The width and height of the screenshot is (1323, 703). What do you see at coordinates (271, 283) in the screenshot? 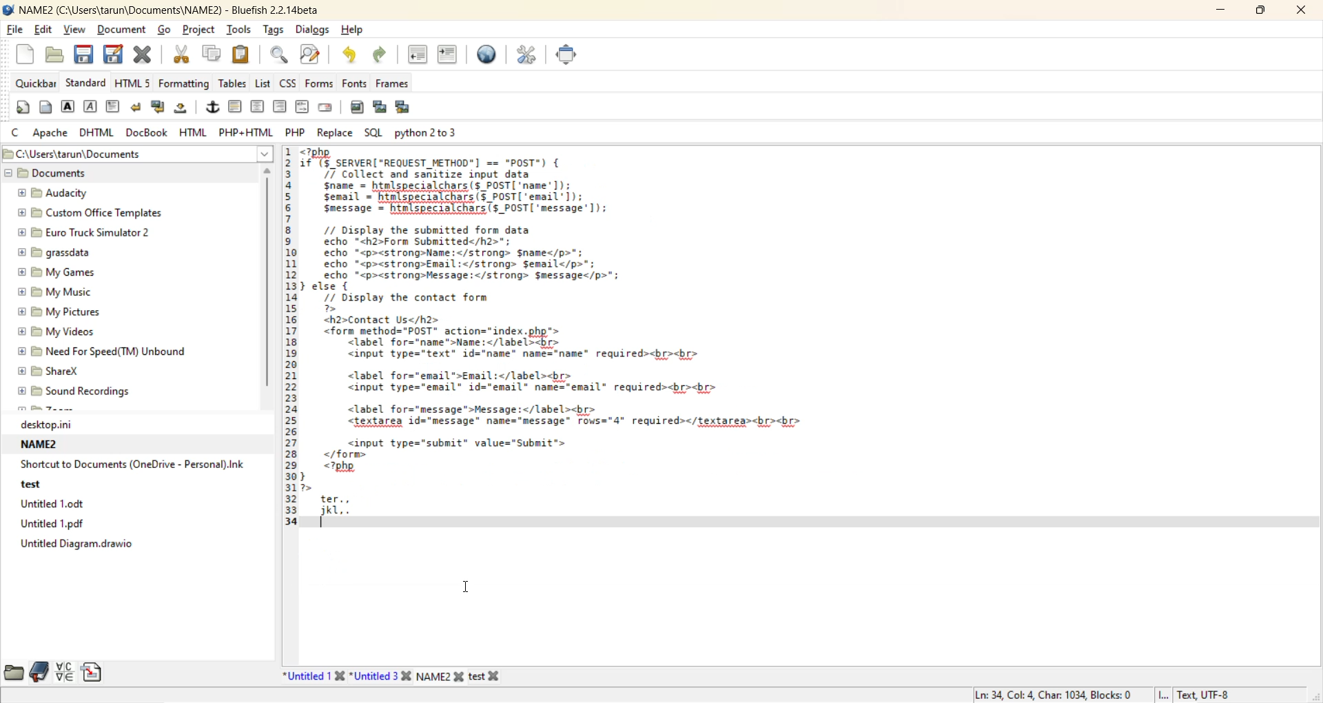
I see `vertical scroll bar` at bounding box center [271, 283].